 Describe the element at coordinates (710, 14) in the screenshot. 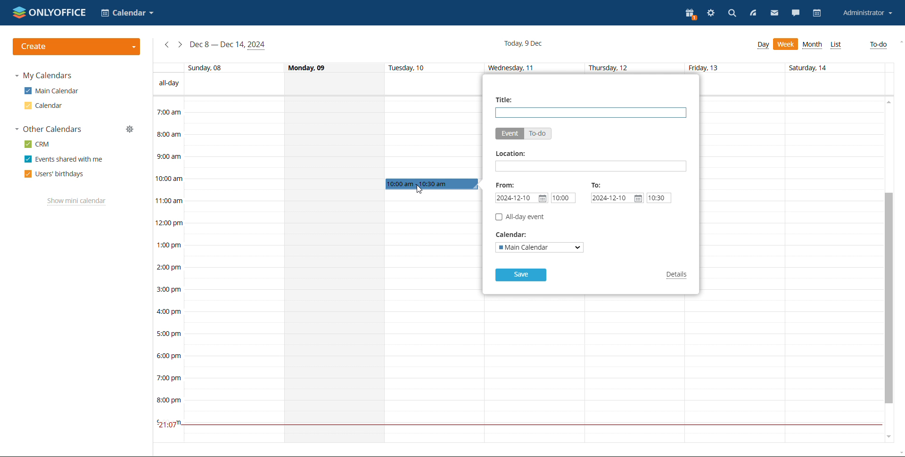

I see `settings` at that location.